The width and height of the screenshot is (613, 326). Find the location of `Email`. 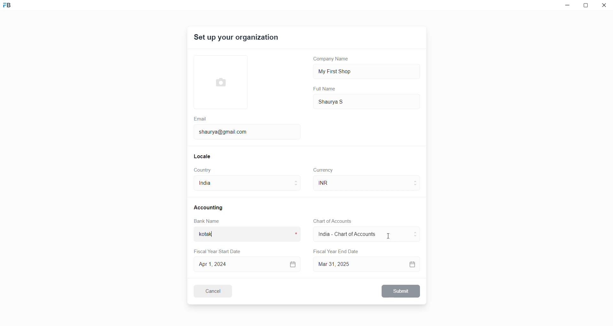

Email is located at coordinates (201, 118).